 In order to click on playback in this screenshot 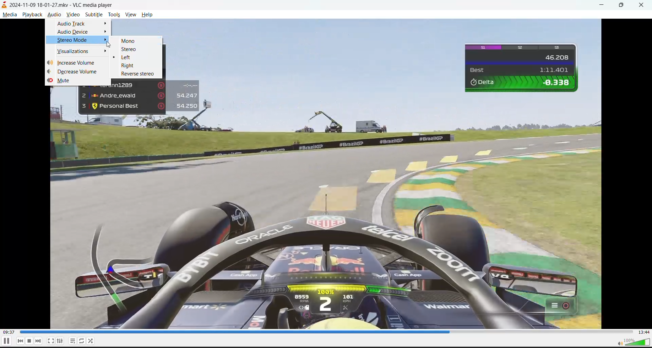, I will do `click(32, 15)`.